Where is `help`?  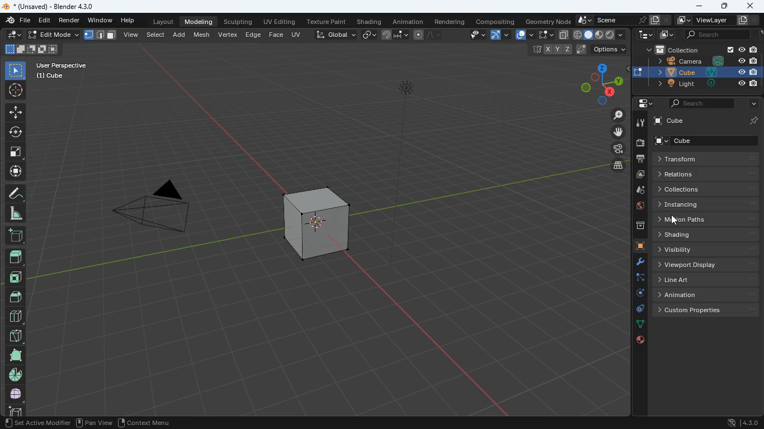 help is located at coordinates (129, 21).